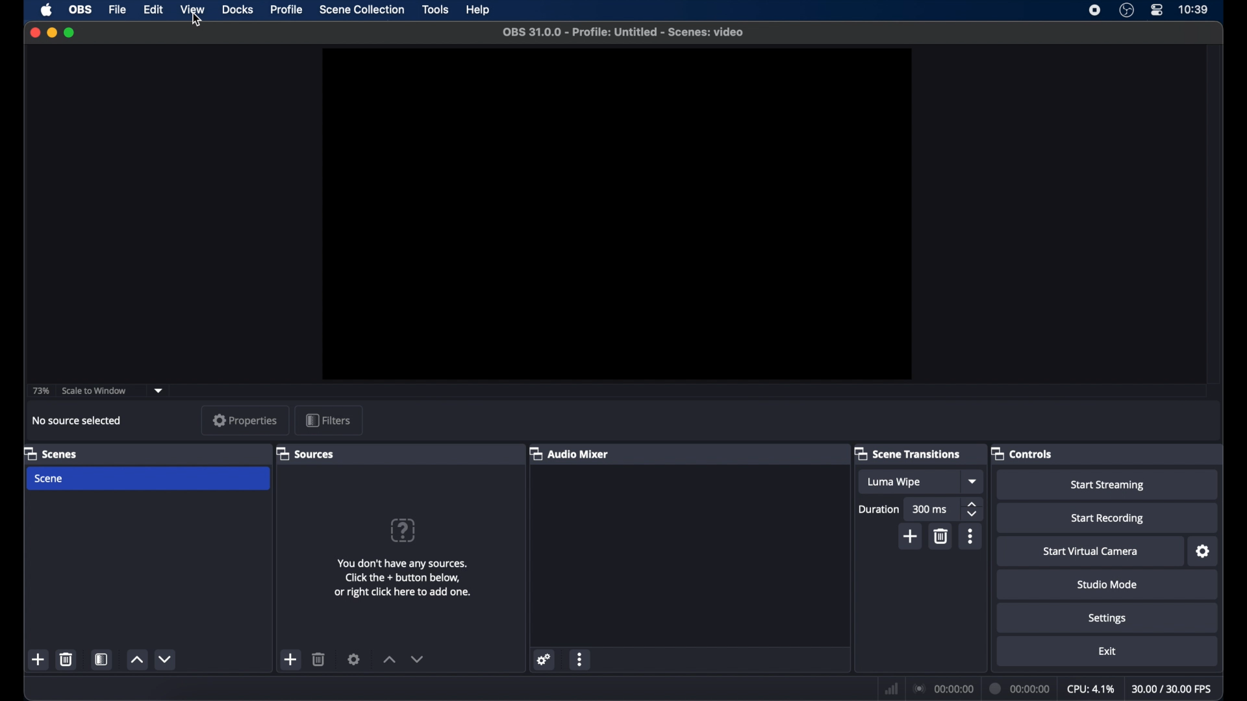 This screenshot has height=701, width=1247. I want to click on OBS 31.0.0 - Profile: Untitled - Scenes: video, so click(630, 32).